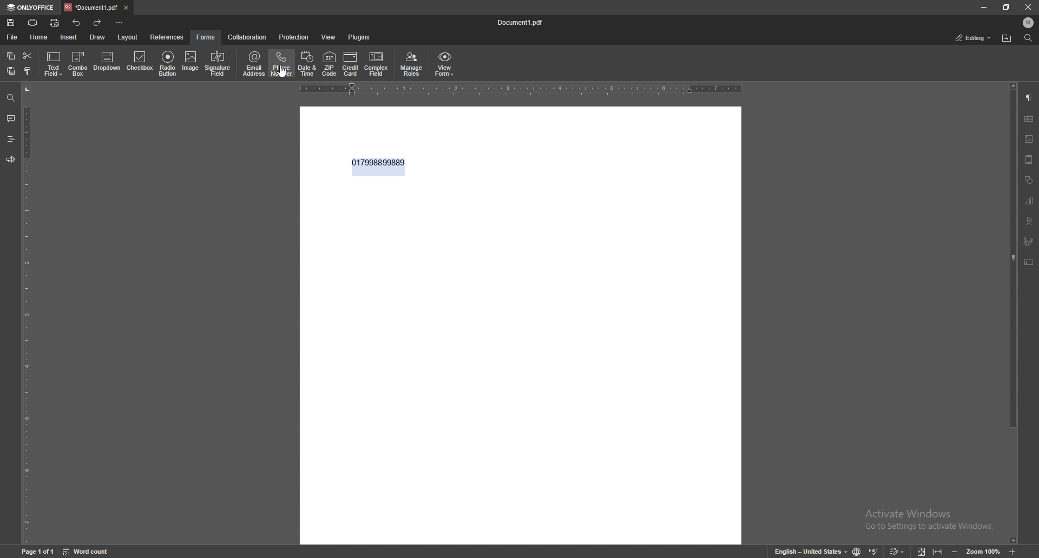 The height and width of the screenshot is (558, 1039). What do you see at coordinates (445, 63) in the screenshot?
I see `view form` at bounding box center [445, 63].